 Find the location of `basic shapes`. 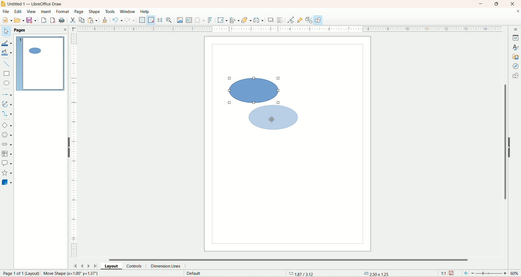

basic shapes is located at coordinates (7, 125).